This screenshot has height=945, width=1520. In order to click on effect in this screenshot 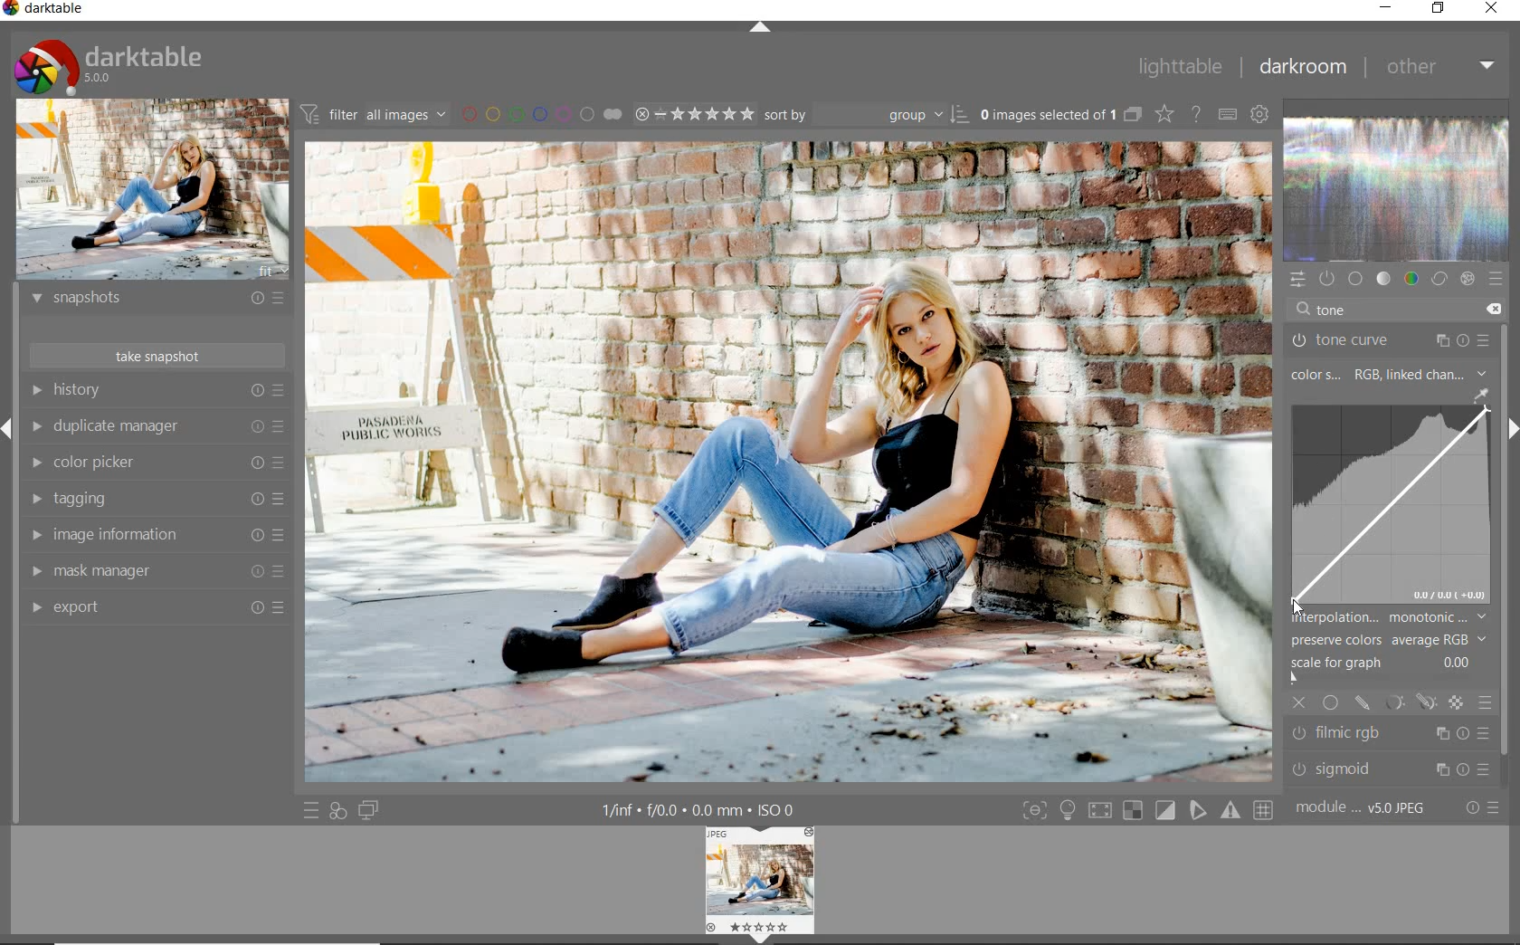, I will do `click(1468, 282)`.